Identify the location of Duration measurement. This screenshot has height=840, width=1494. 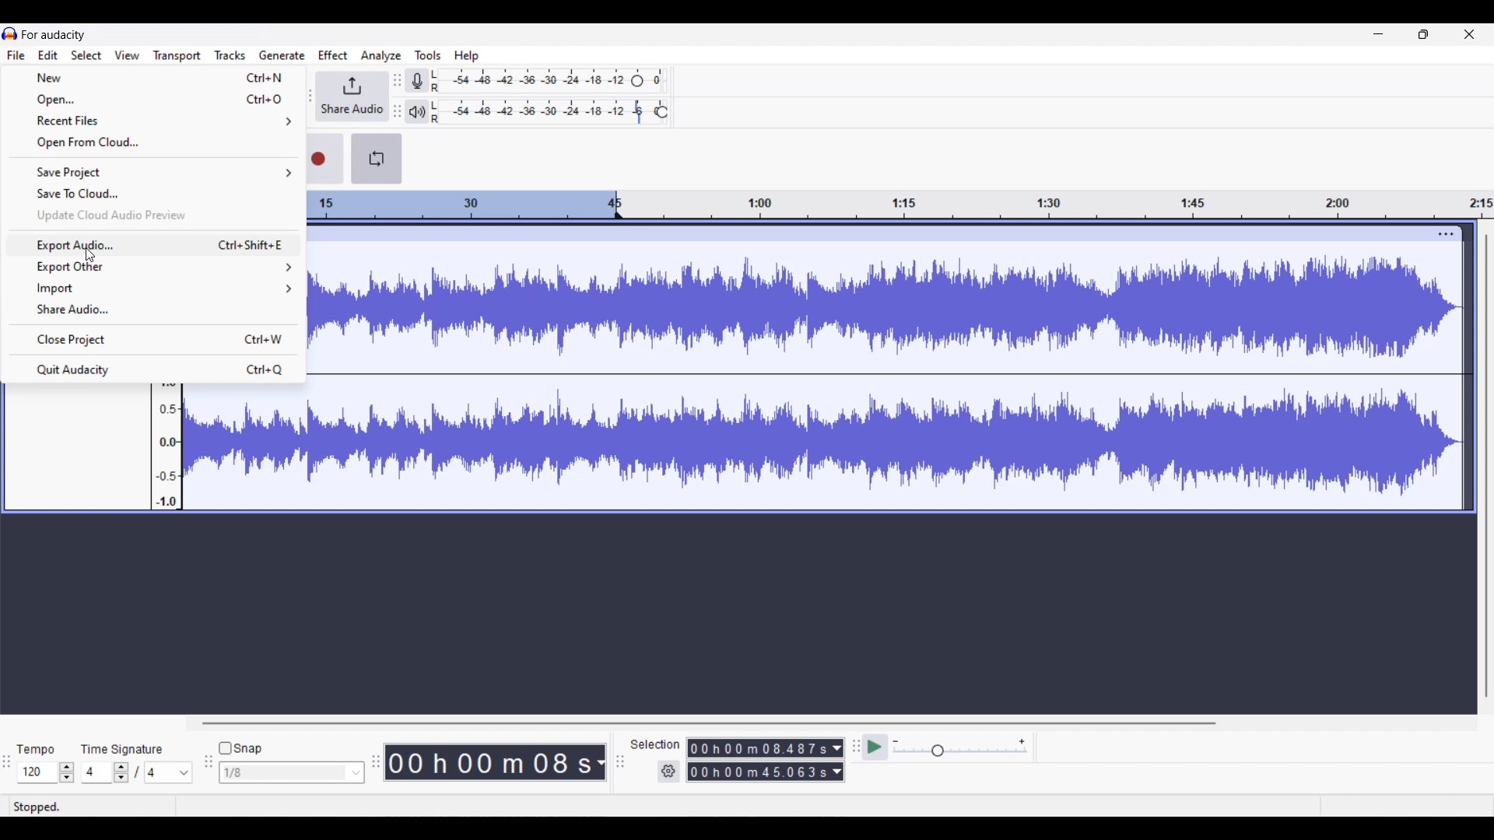
(836, 772).